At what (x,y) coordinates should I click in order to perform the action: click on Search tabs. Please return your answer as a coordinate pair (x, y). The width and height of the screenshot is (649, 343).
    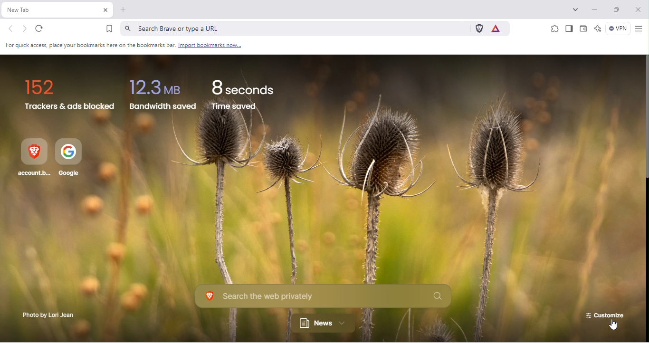
    Looking at the image, I should click on (577, 9).